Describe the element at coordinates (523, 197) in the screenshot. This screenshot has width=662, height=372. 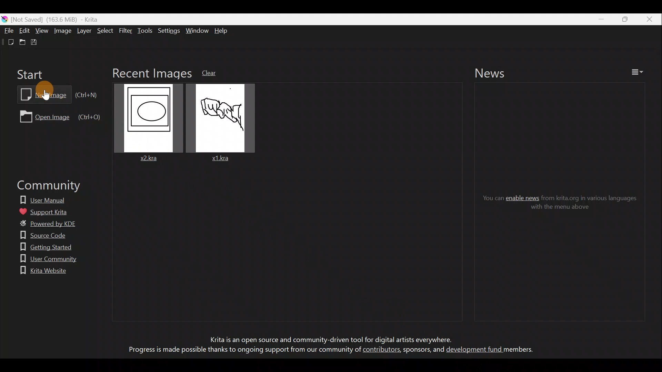
I see `enable news` at that location.